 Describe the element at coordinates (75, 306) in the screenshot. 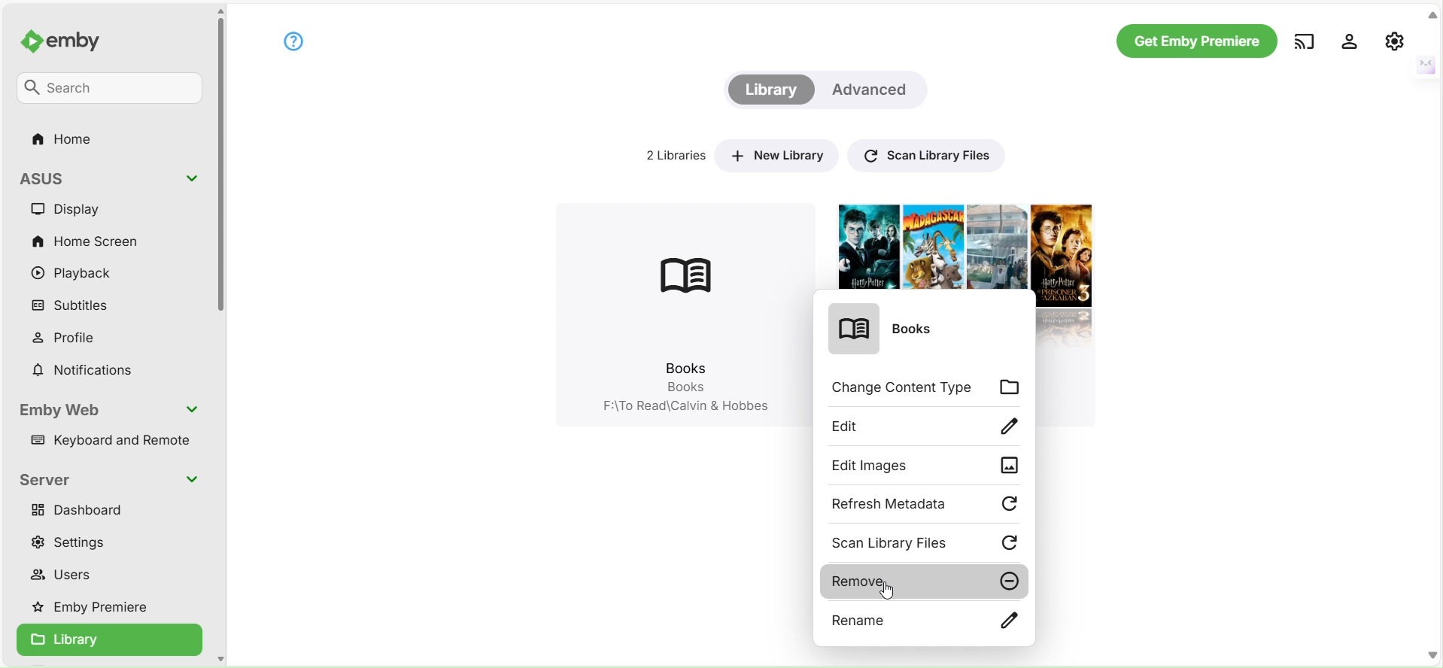

I see `Subtitles` at that location.